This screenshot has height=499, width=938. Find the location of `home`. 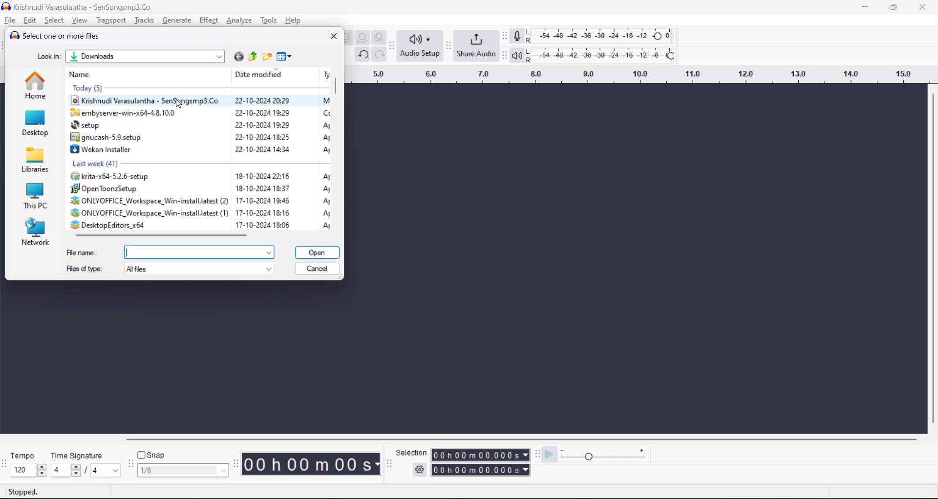

home is located at coordinates (35, 86).